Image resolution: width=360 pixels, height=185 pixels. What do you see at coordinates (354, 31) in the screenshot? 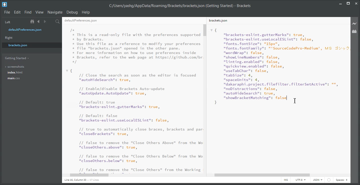
I see `Extension Manager` at bounding box center [354, 31].